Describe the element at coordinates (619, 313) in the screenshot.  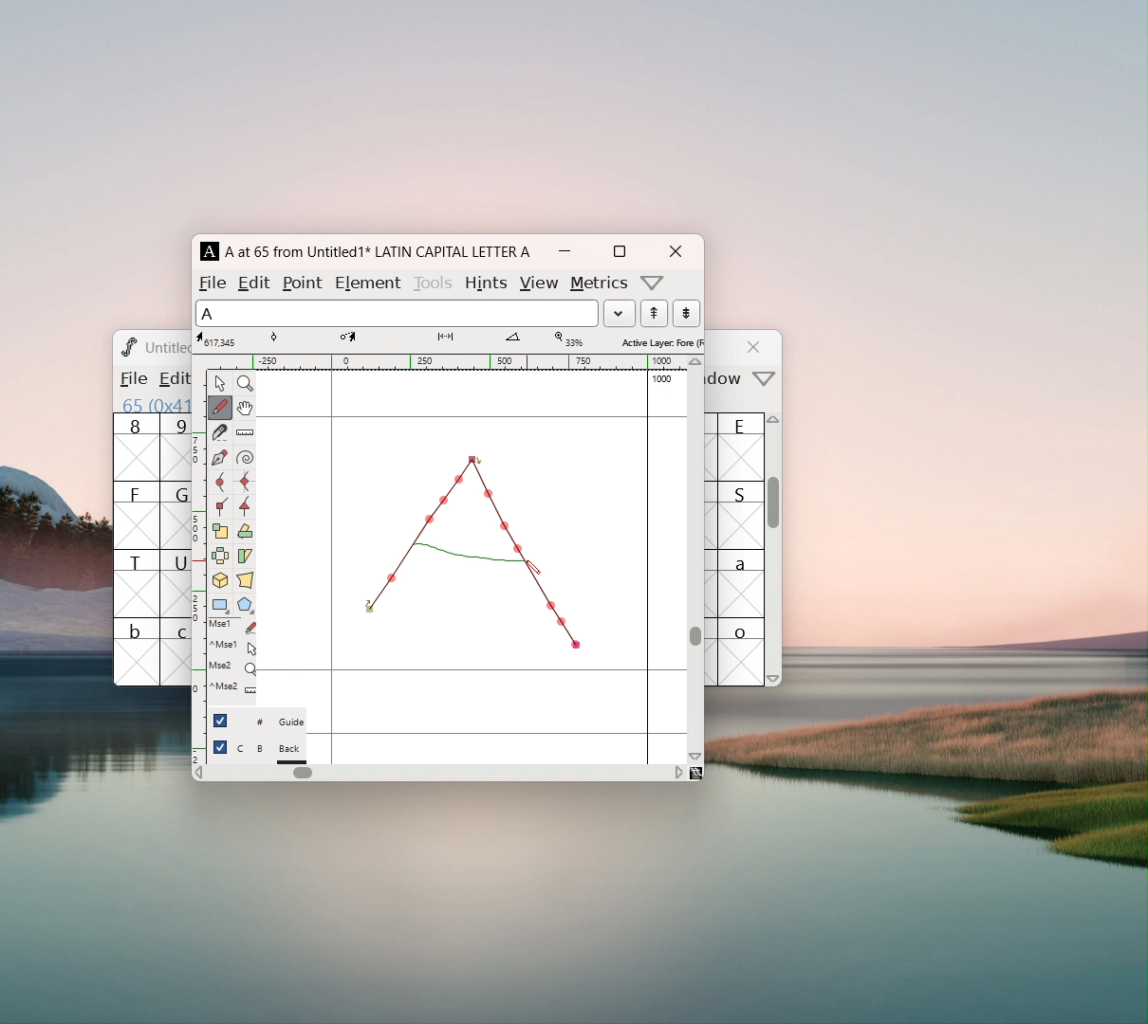
I see `load word list` at that location.